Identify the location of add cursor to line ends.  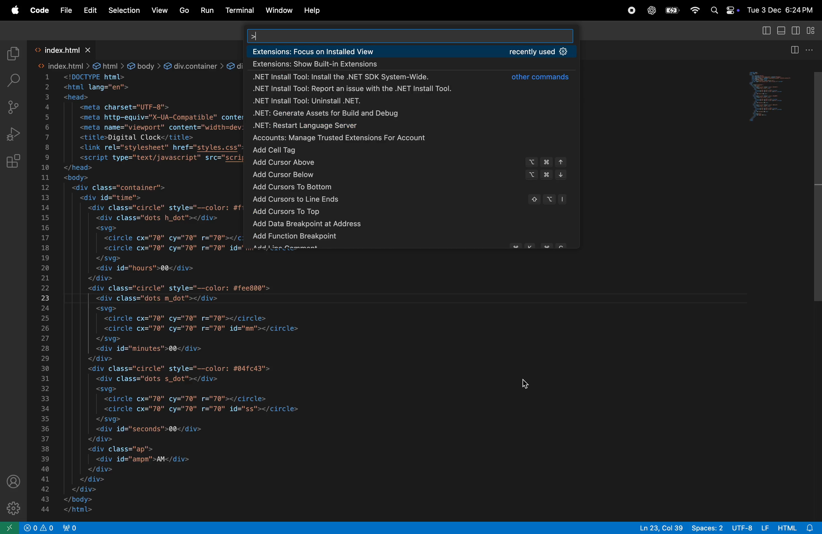
(413, 199).